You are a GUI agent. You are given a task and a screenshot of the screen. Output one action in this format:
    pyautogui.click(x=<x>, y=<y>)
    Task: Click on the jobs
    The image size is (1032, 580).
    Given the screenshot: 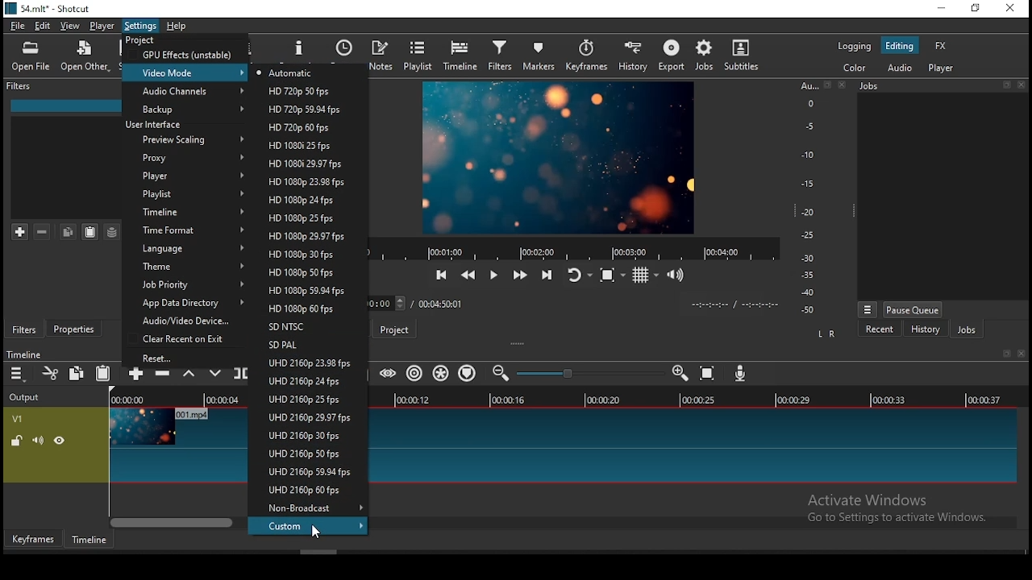 What is the action you would take?
    pyautogui.click(x=705, y=55)
    